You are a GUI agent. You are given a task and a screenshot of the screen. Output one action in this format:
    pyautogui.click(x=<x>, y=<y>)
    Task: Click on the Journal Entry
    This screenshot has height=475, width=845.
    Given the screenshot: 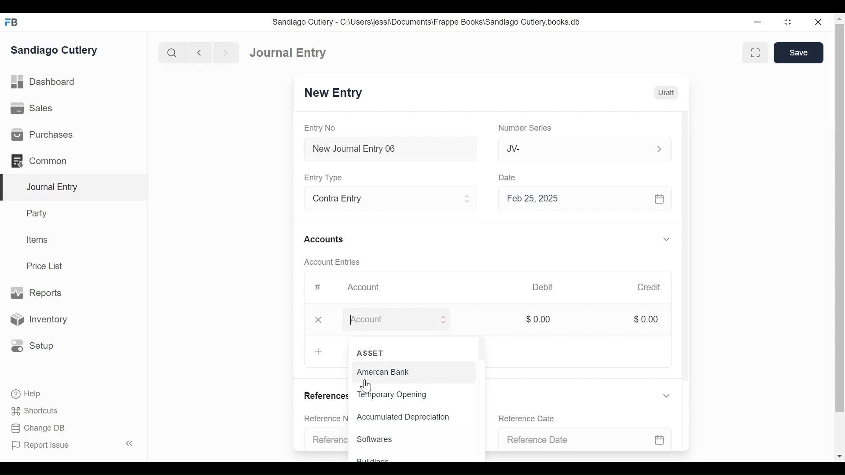 What is the action you would take?
    pyautogui.click(x=288, y=52)
    